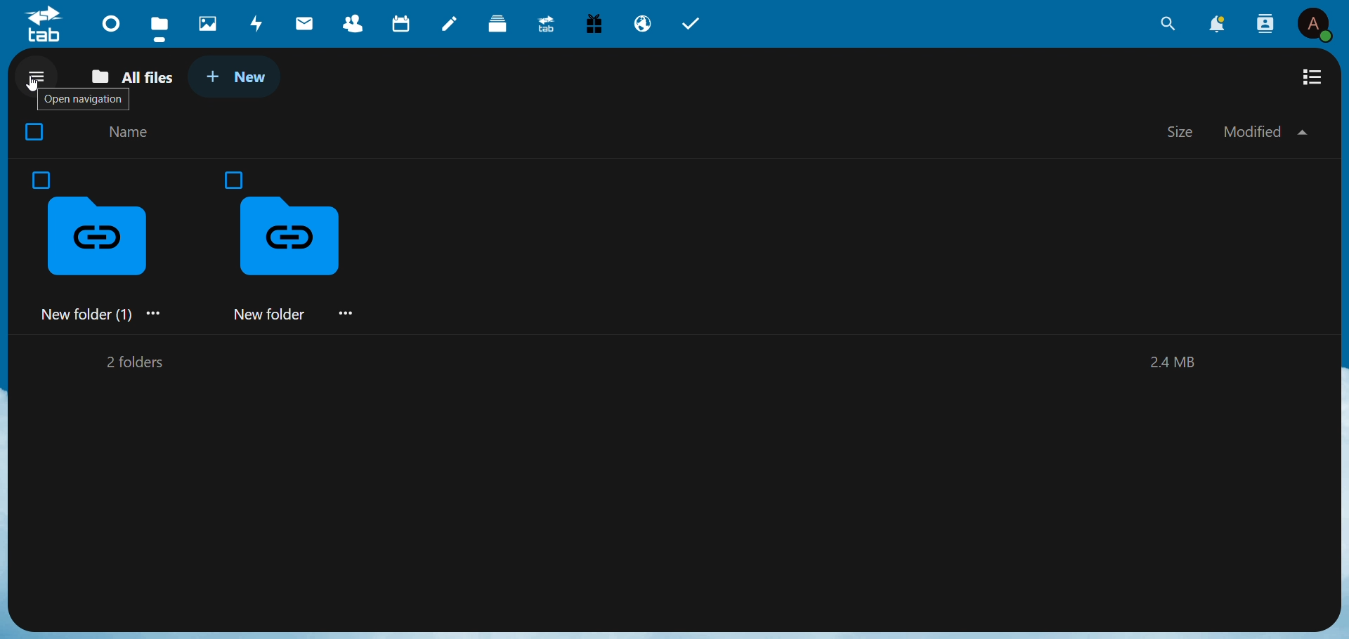  What do you see at coordinates (209, 24) in the screenshot?
I see `hindi` at bounding box center [209, 24].